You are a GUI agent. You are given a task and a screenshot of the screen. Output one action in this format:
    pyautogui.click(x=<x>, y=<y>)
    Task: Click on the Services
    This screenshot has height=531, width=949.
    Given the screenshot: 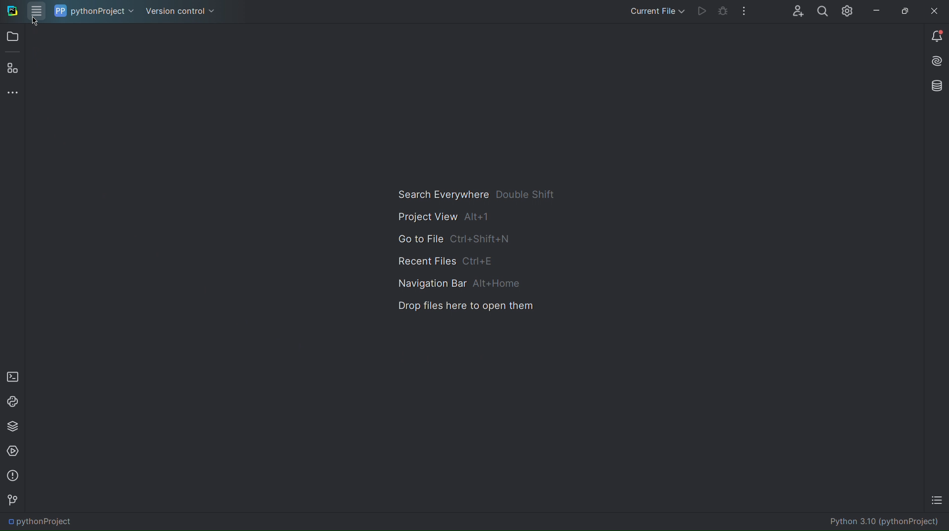 What is the action you would take?
    pyautogui.click(x=14, y=451)
    